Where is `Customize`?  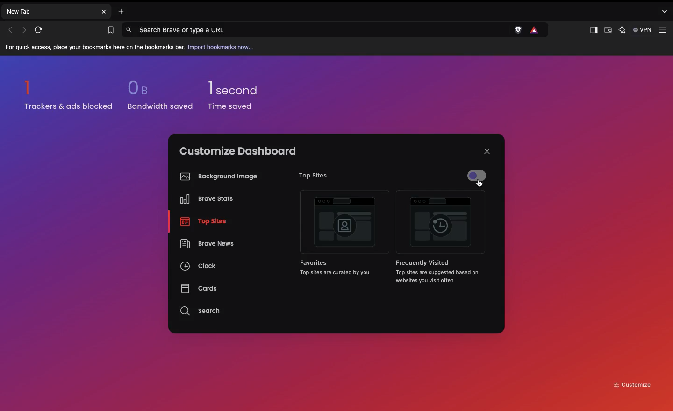 Customize is located at coordinates (633, 384).